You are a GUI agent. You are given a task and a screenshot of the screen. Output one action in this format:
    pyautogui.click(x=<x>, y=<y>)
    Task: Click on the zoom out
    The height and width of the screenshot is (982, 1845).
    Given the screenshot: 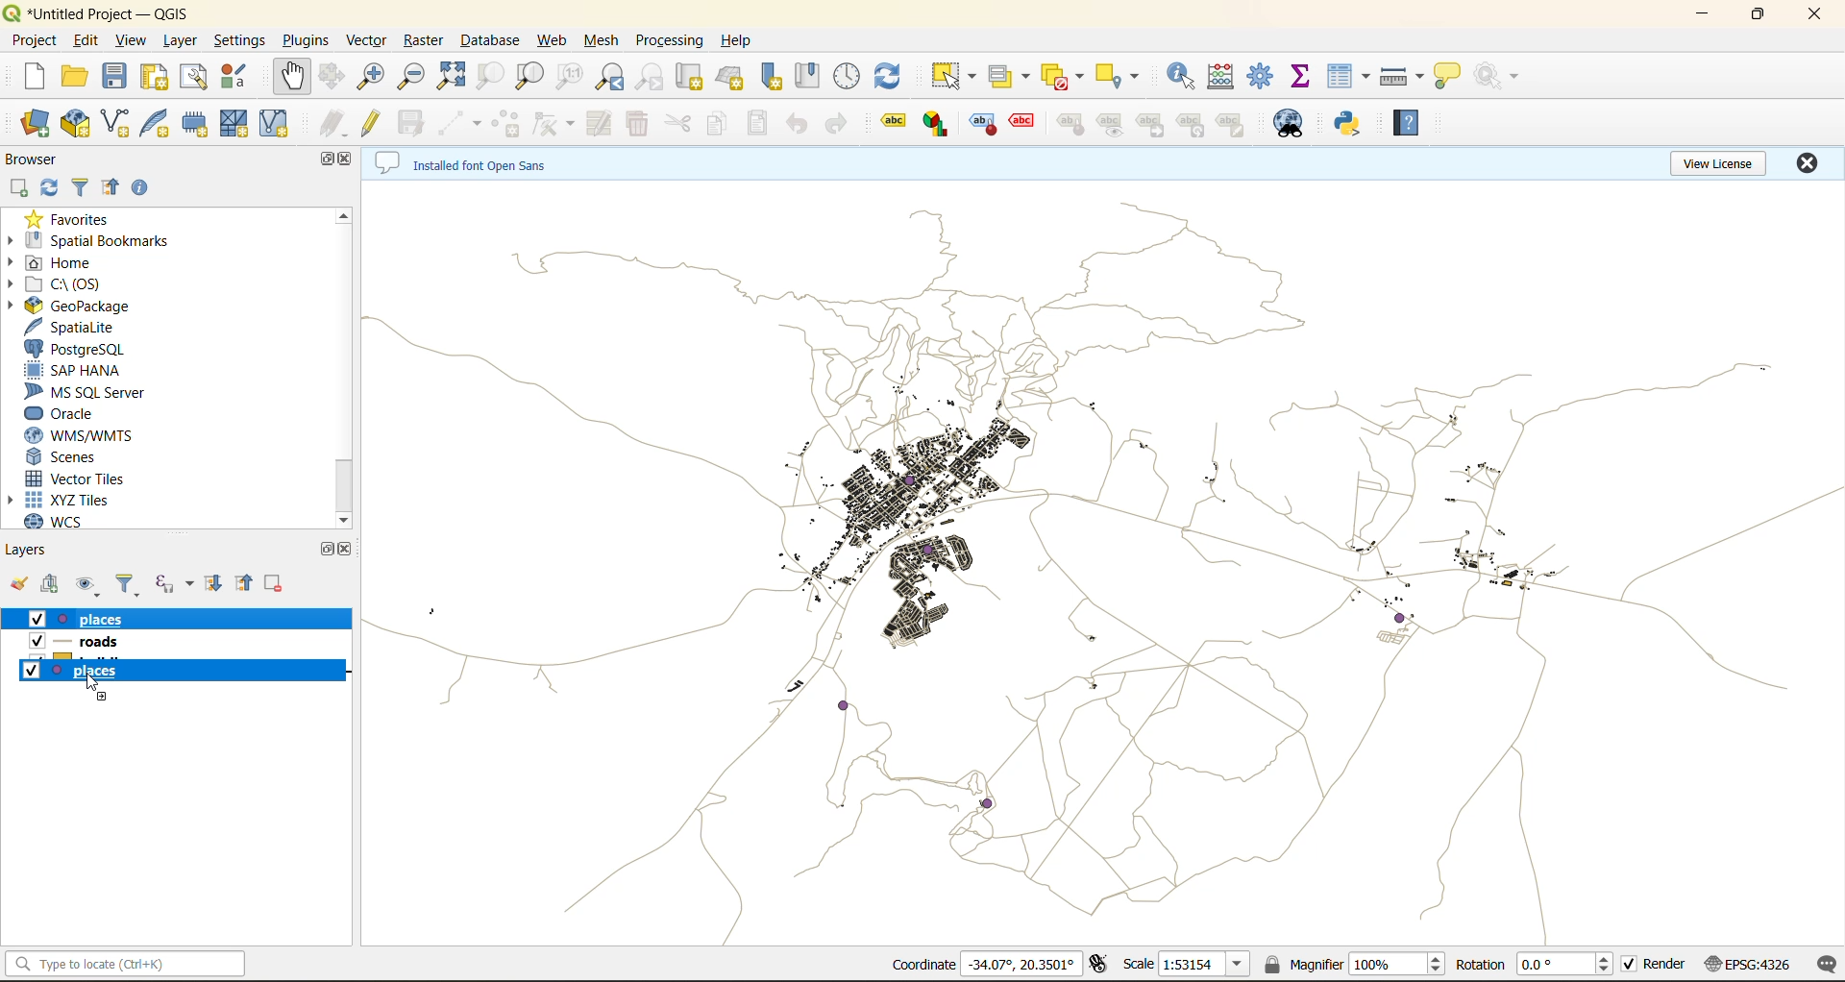 What is the action you would take?
    pyautogui.click(x=410, y=80)
    